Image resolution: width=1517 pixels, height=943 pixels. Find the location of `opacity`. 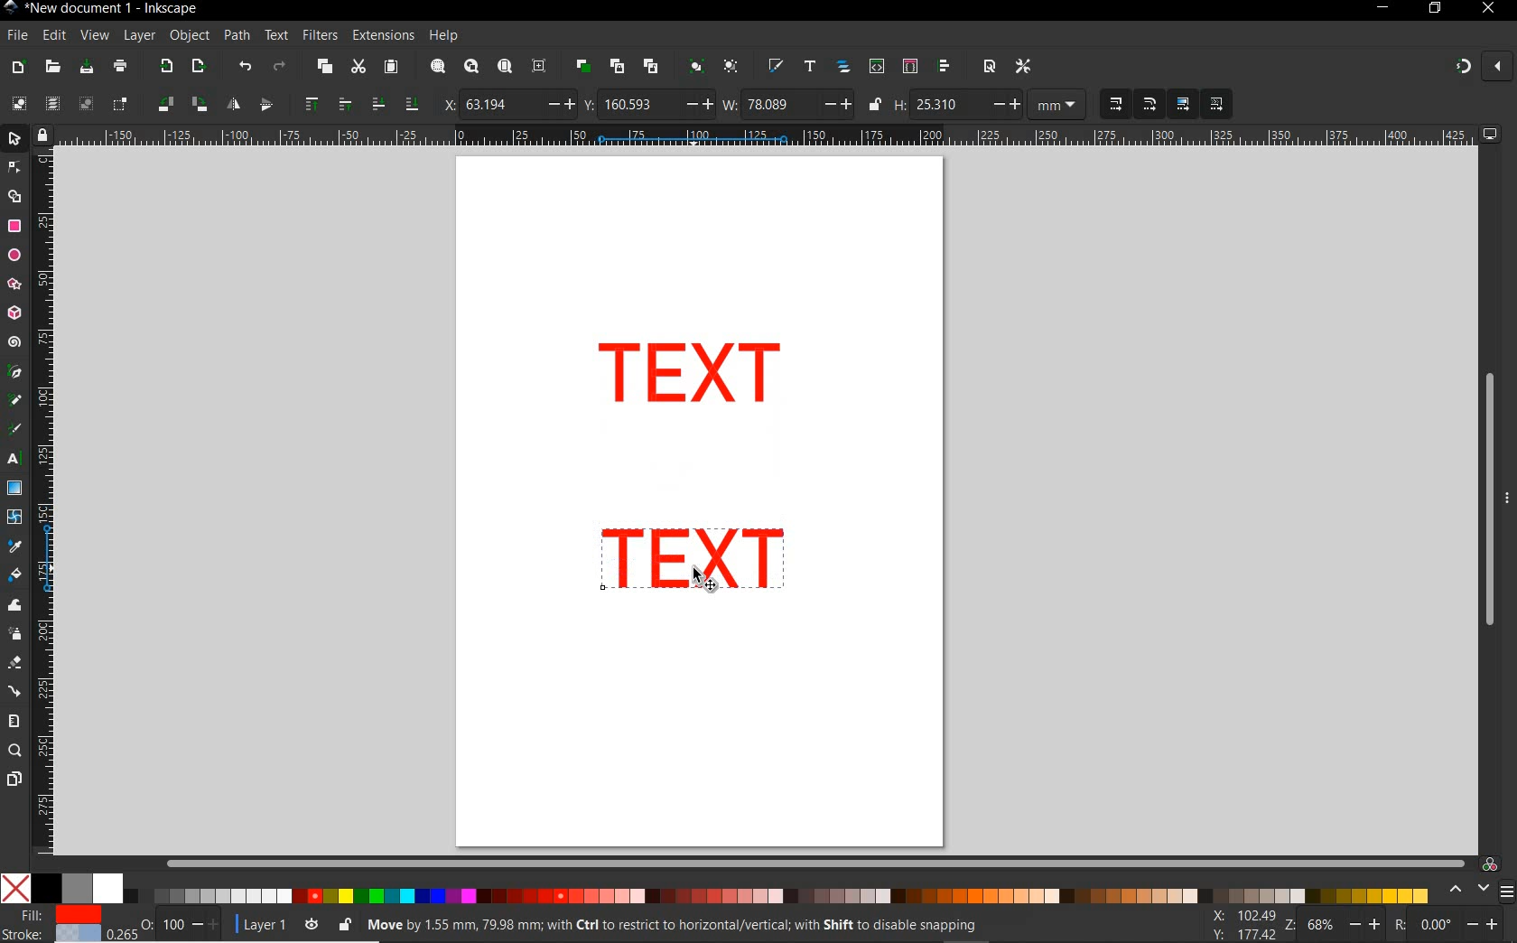

opacity is located at coordinates (166, 923).